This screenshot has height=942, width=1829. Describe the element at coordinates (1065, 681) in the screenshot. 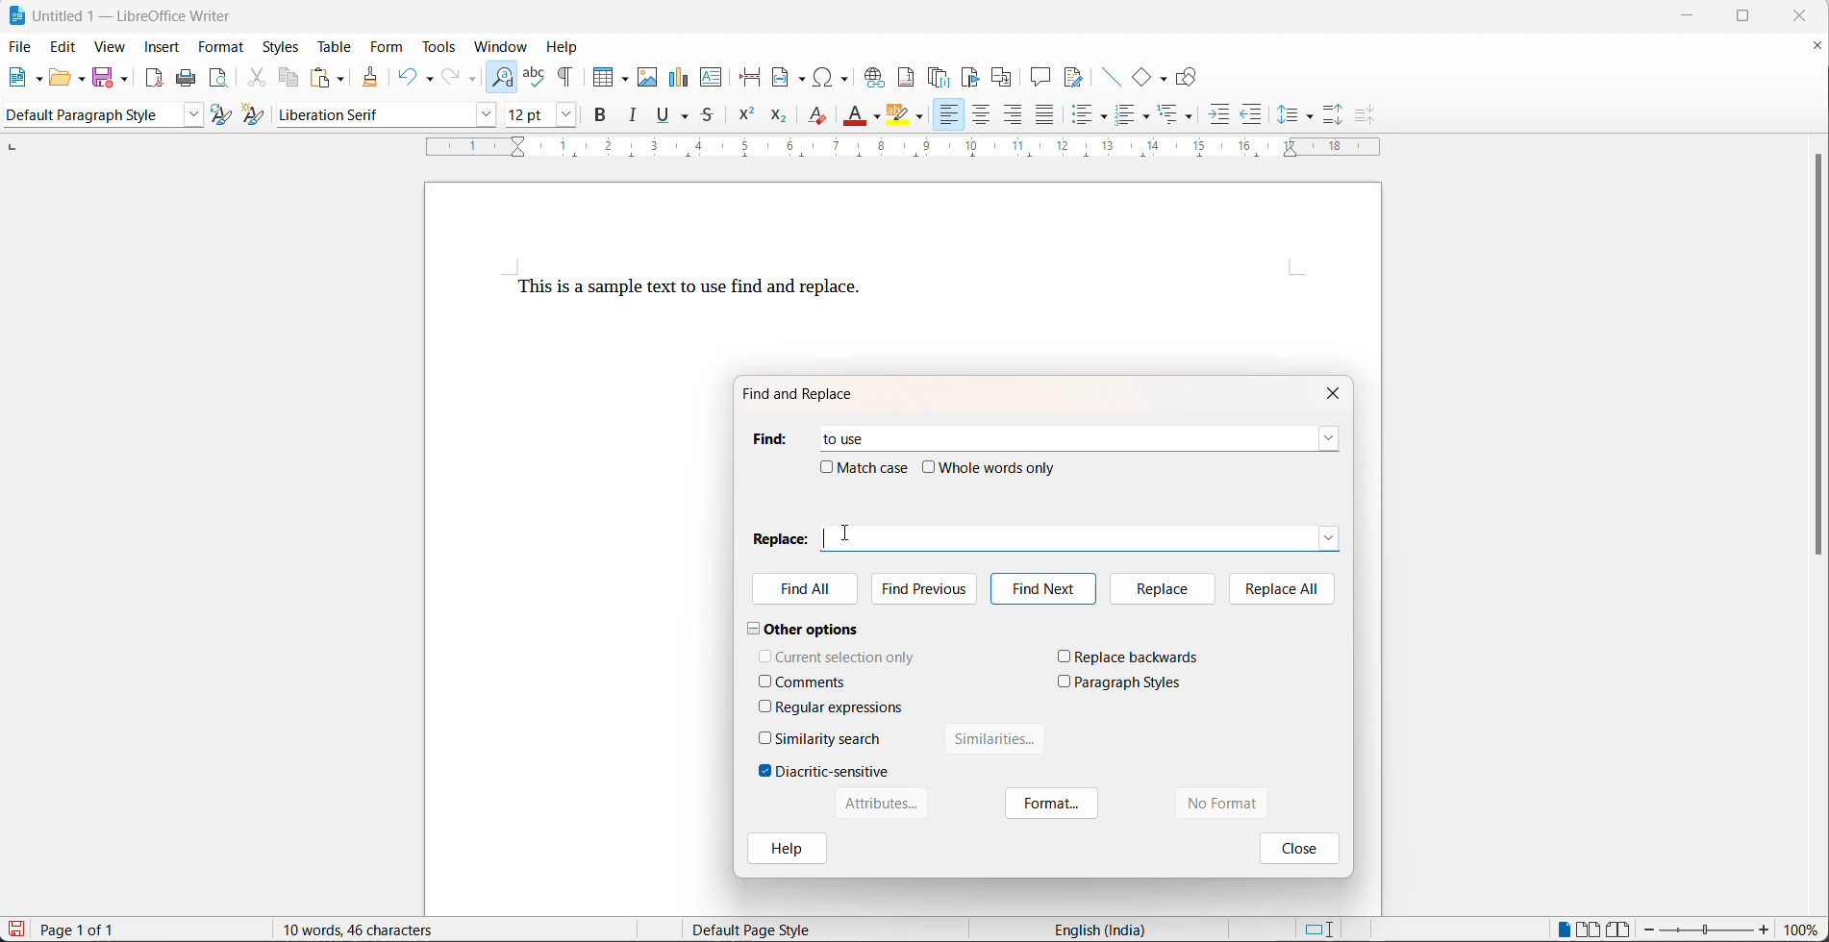

I see `checkbox` at that location.